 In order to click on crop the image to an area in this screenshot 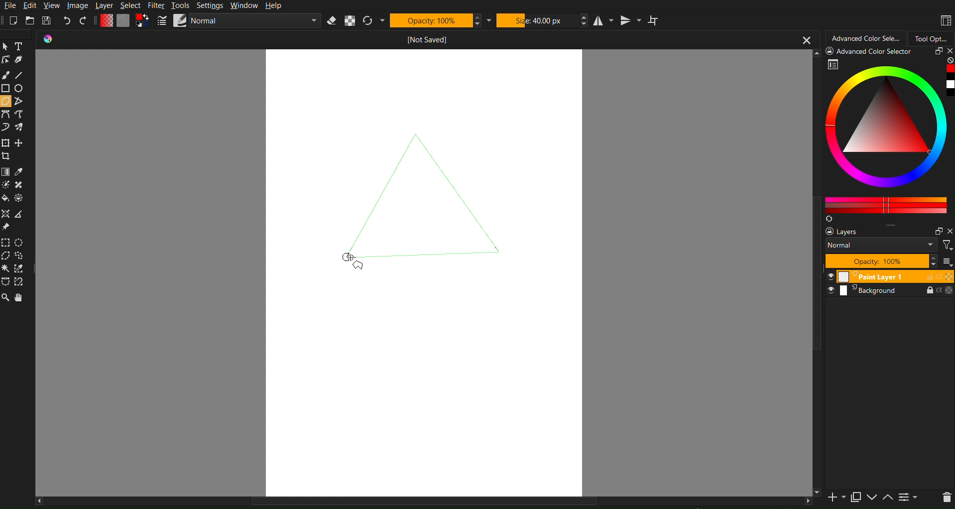, I will do `click(9, 158)`.